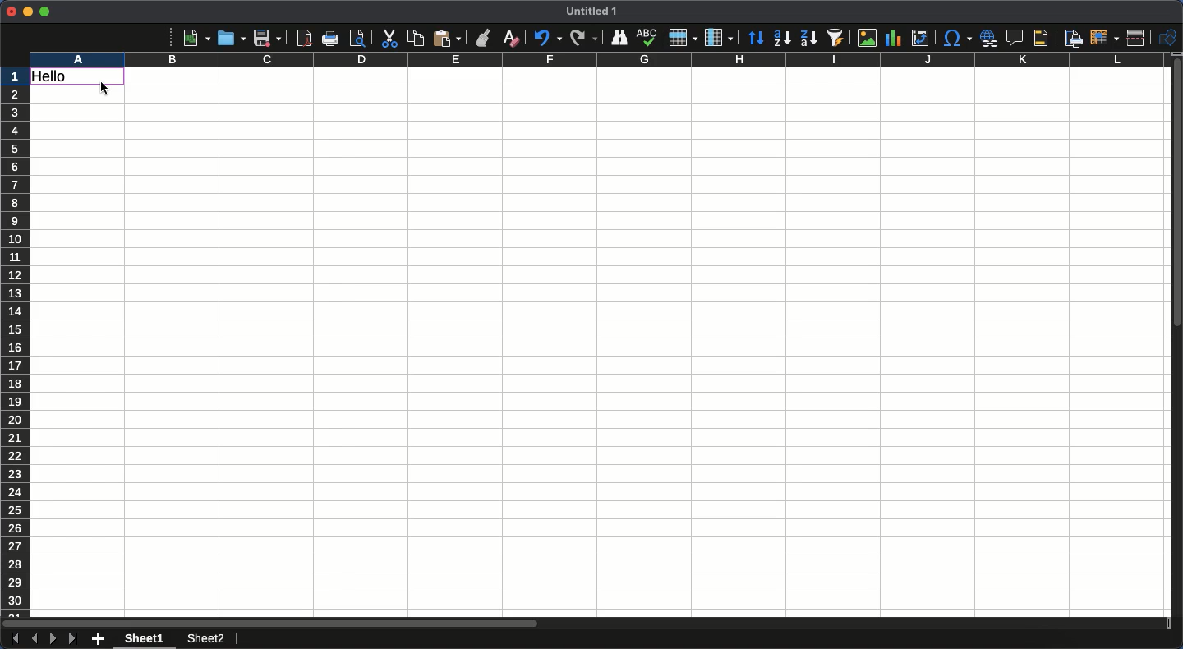 The width and height of the screenshot is (1183, 649). What do you see at coordinates (34, 638) in the screenshot?
I see `Previous sheet` at bounding box center [34, 638].